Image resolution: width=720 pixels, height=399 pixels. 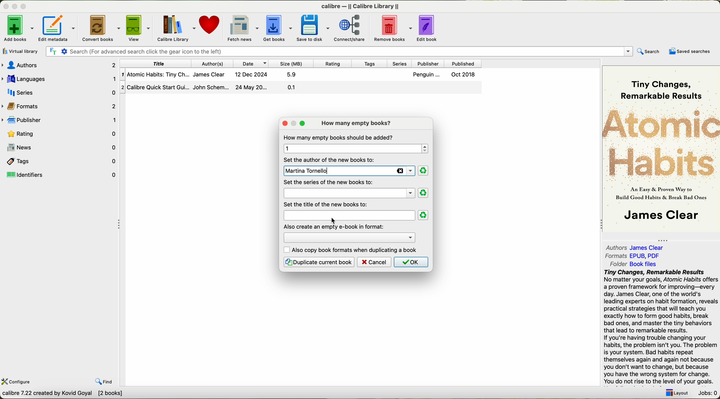 I want to click on save to disk, so click(x=313, y=28).